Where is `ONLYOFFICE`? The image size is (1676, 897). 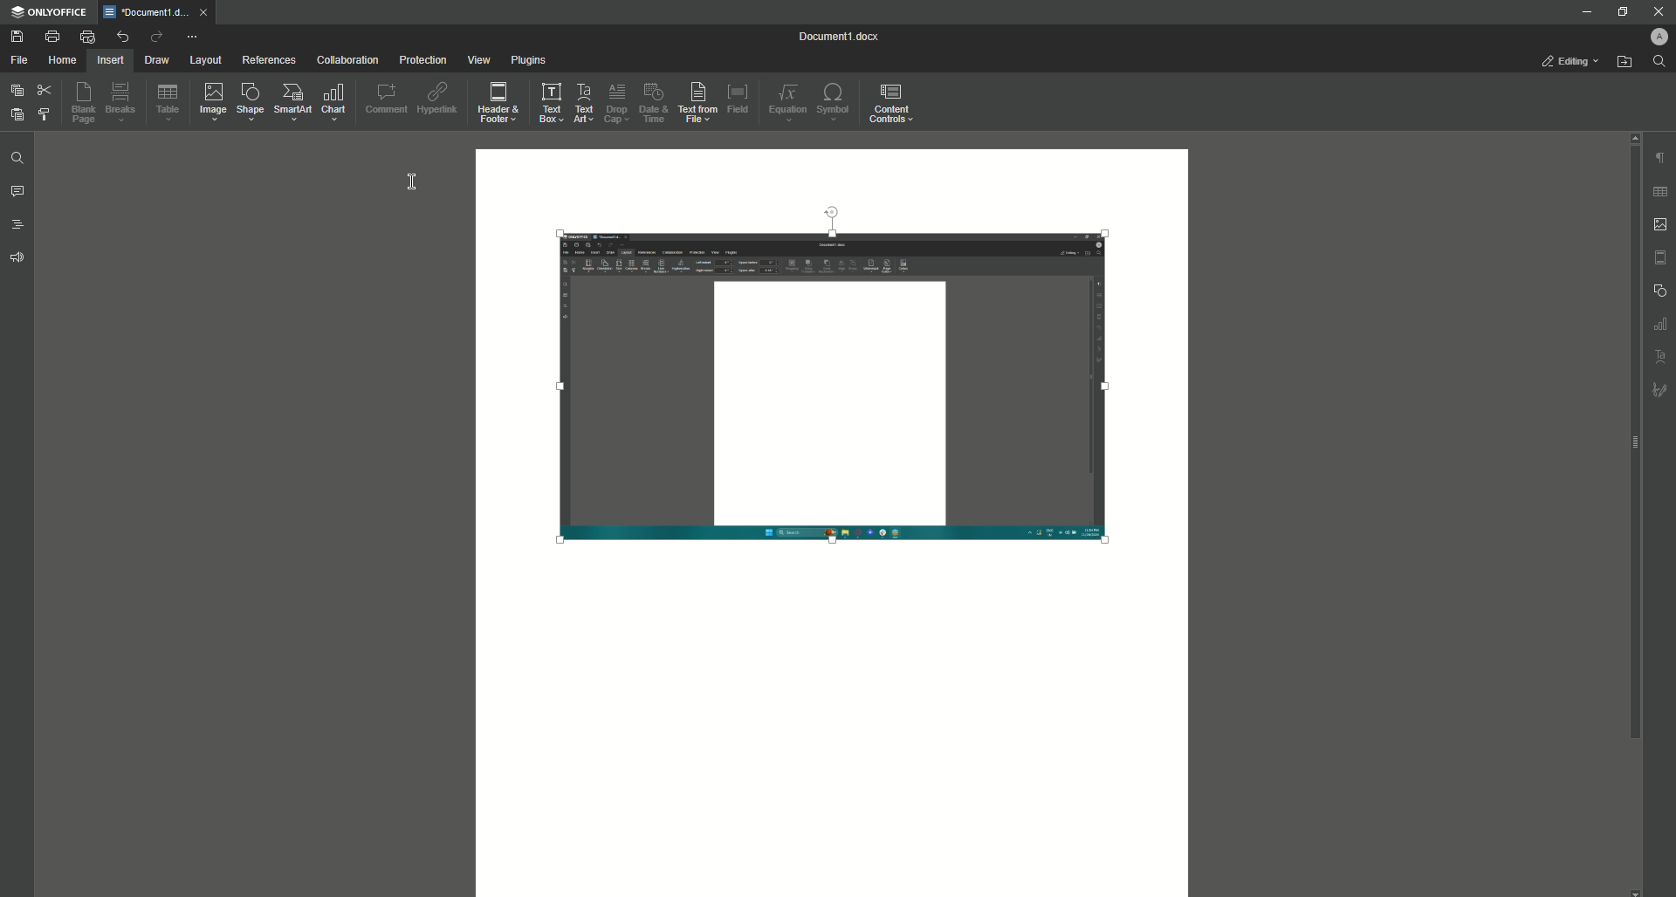
ONLYOFFICE is located at coordinates (48, 13).